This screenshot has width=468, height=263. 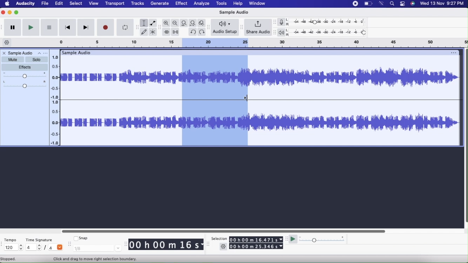 What do you see at coordinates (257, 247) in the screenshot?
I see `00 h 00 m 25.346 s` at bounding box center [257, 247].